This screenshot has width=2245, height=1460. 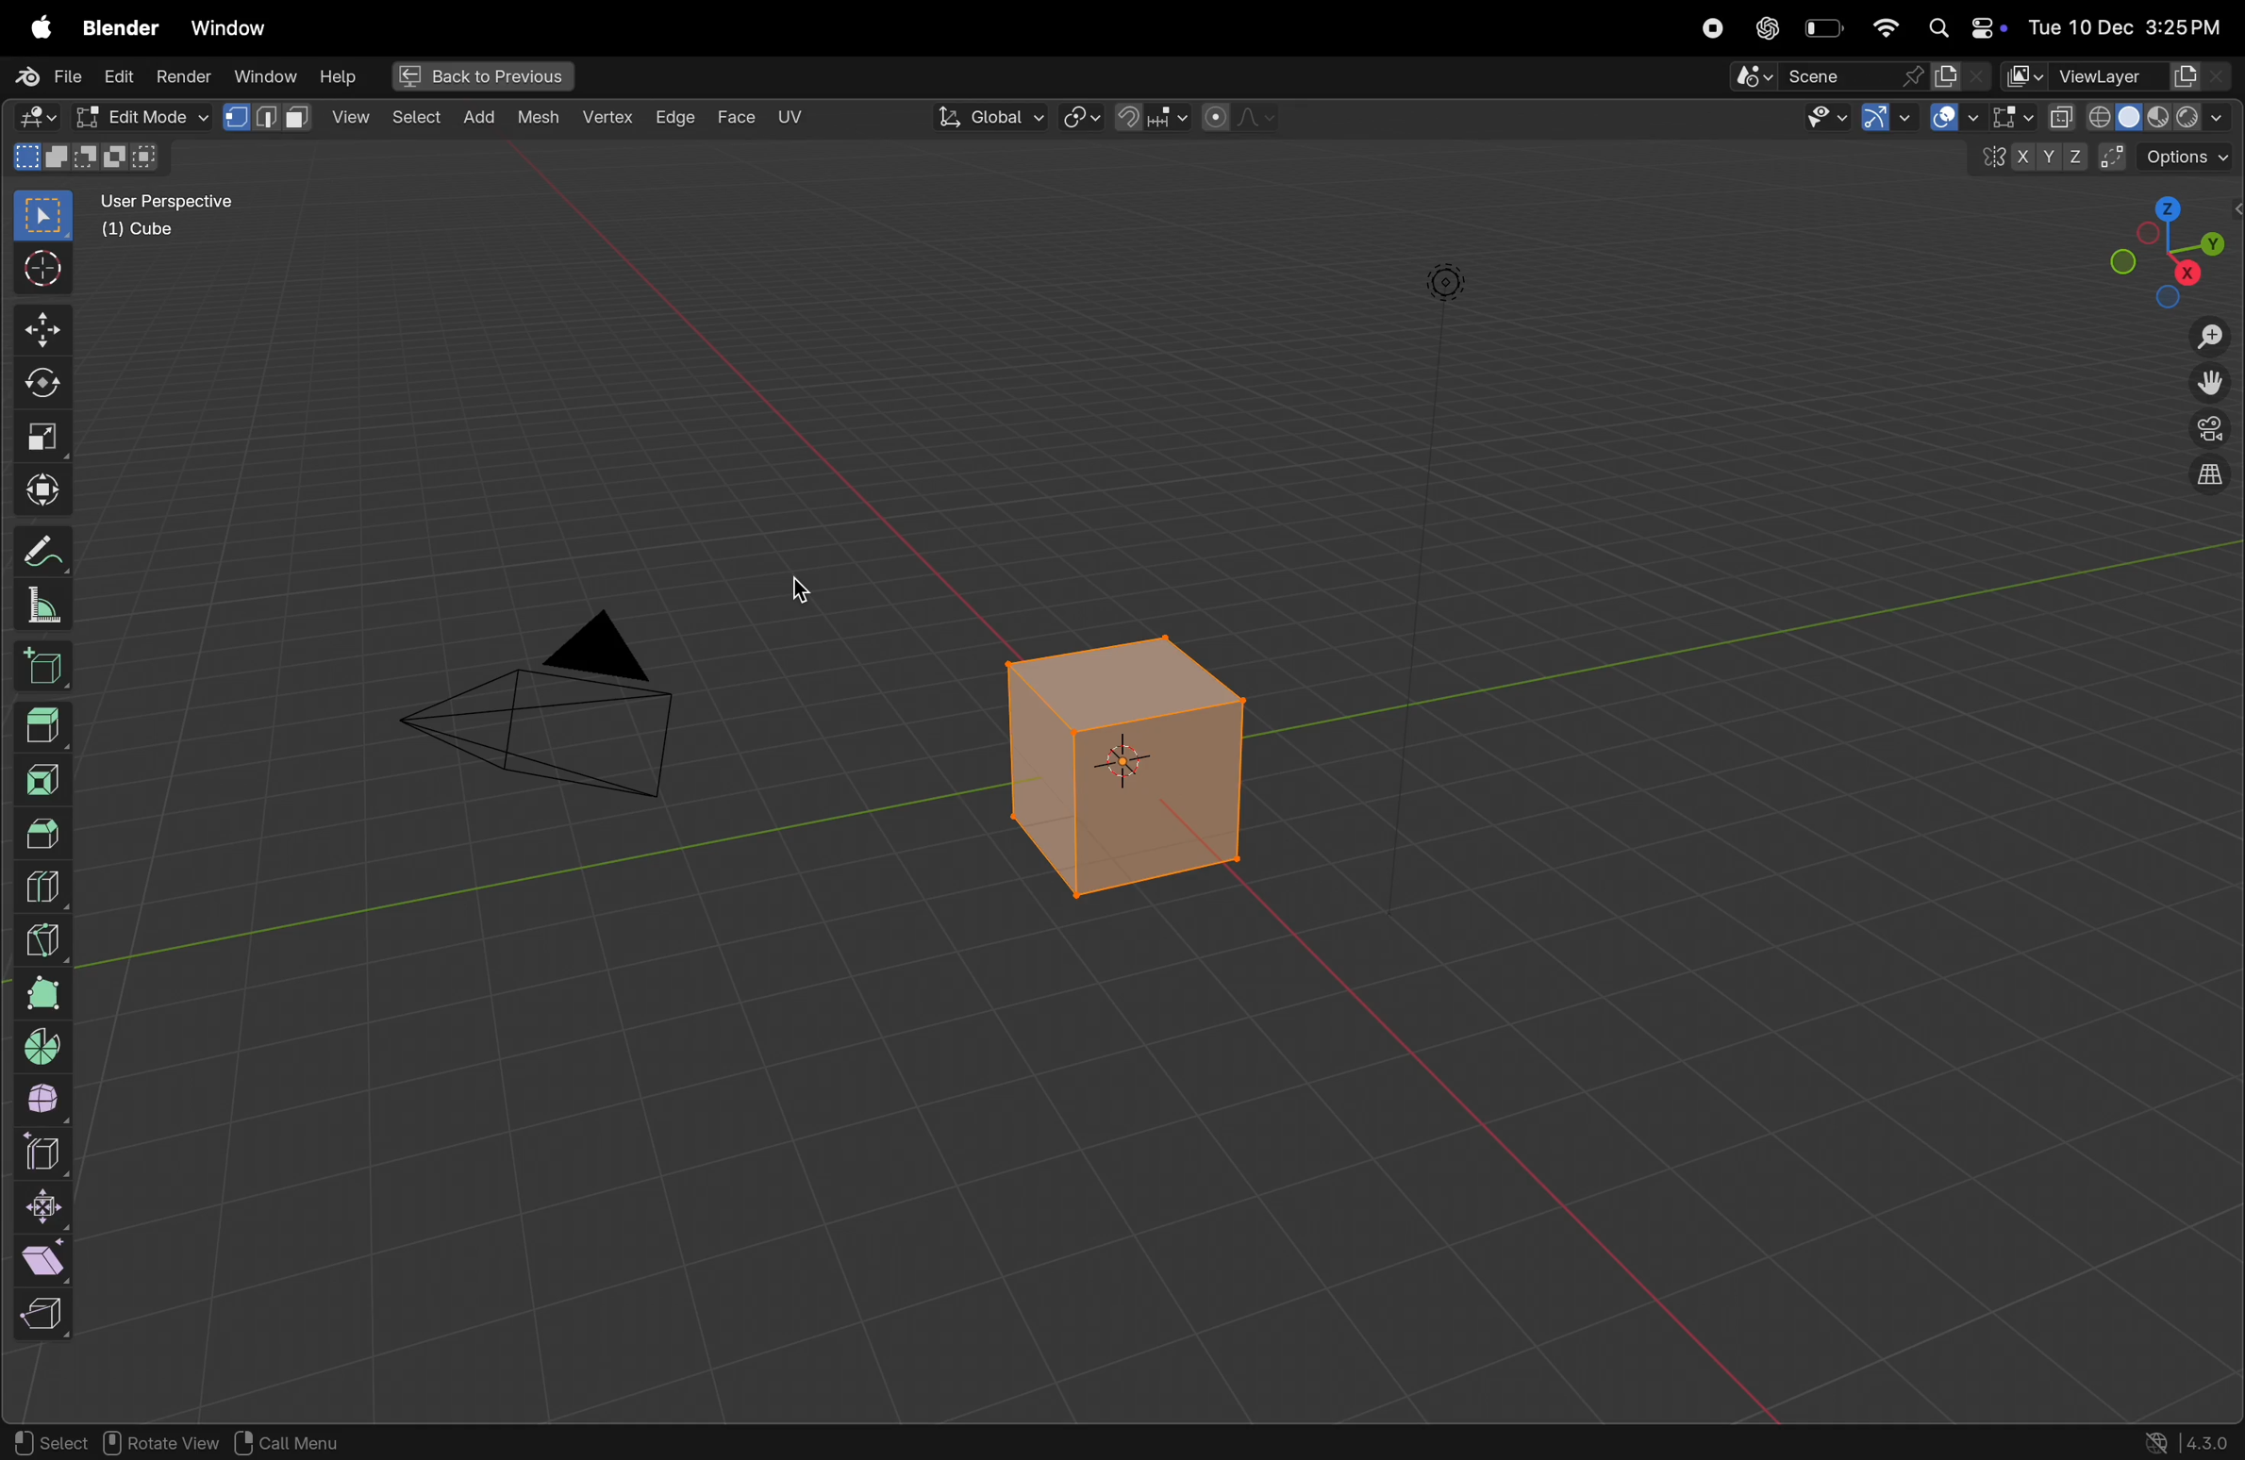 What do you see at coordinates (48, 1437) in the screenshot?
I see `select` at bounding box center [48, 1437].